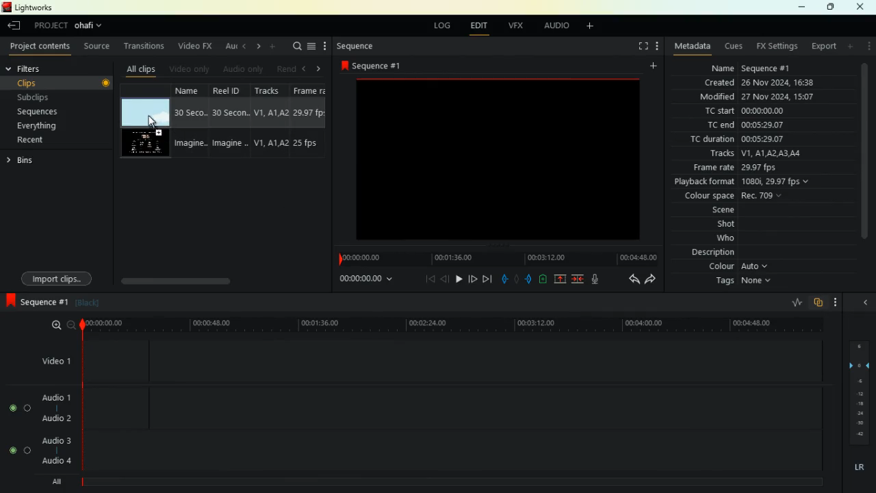  Describe the element at coordinates (717, 239) in the screenshot. I see `who` at that location.